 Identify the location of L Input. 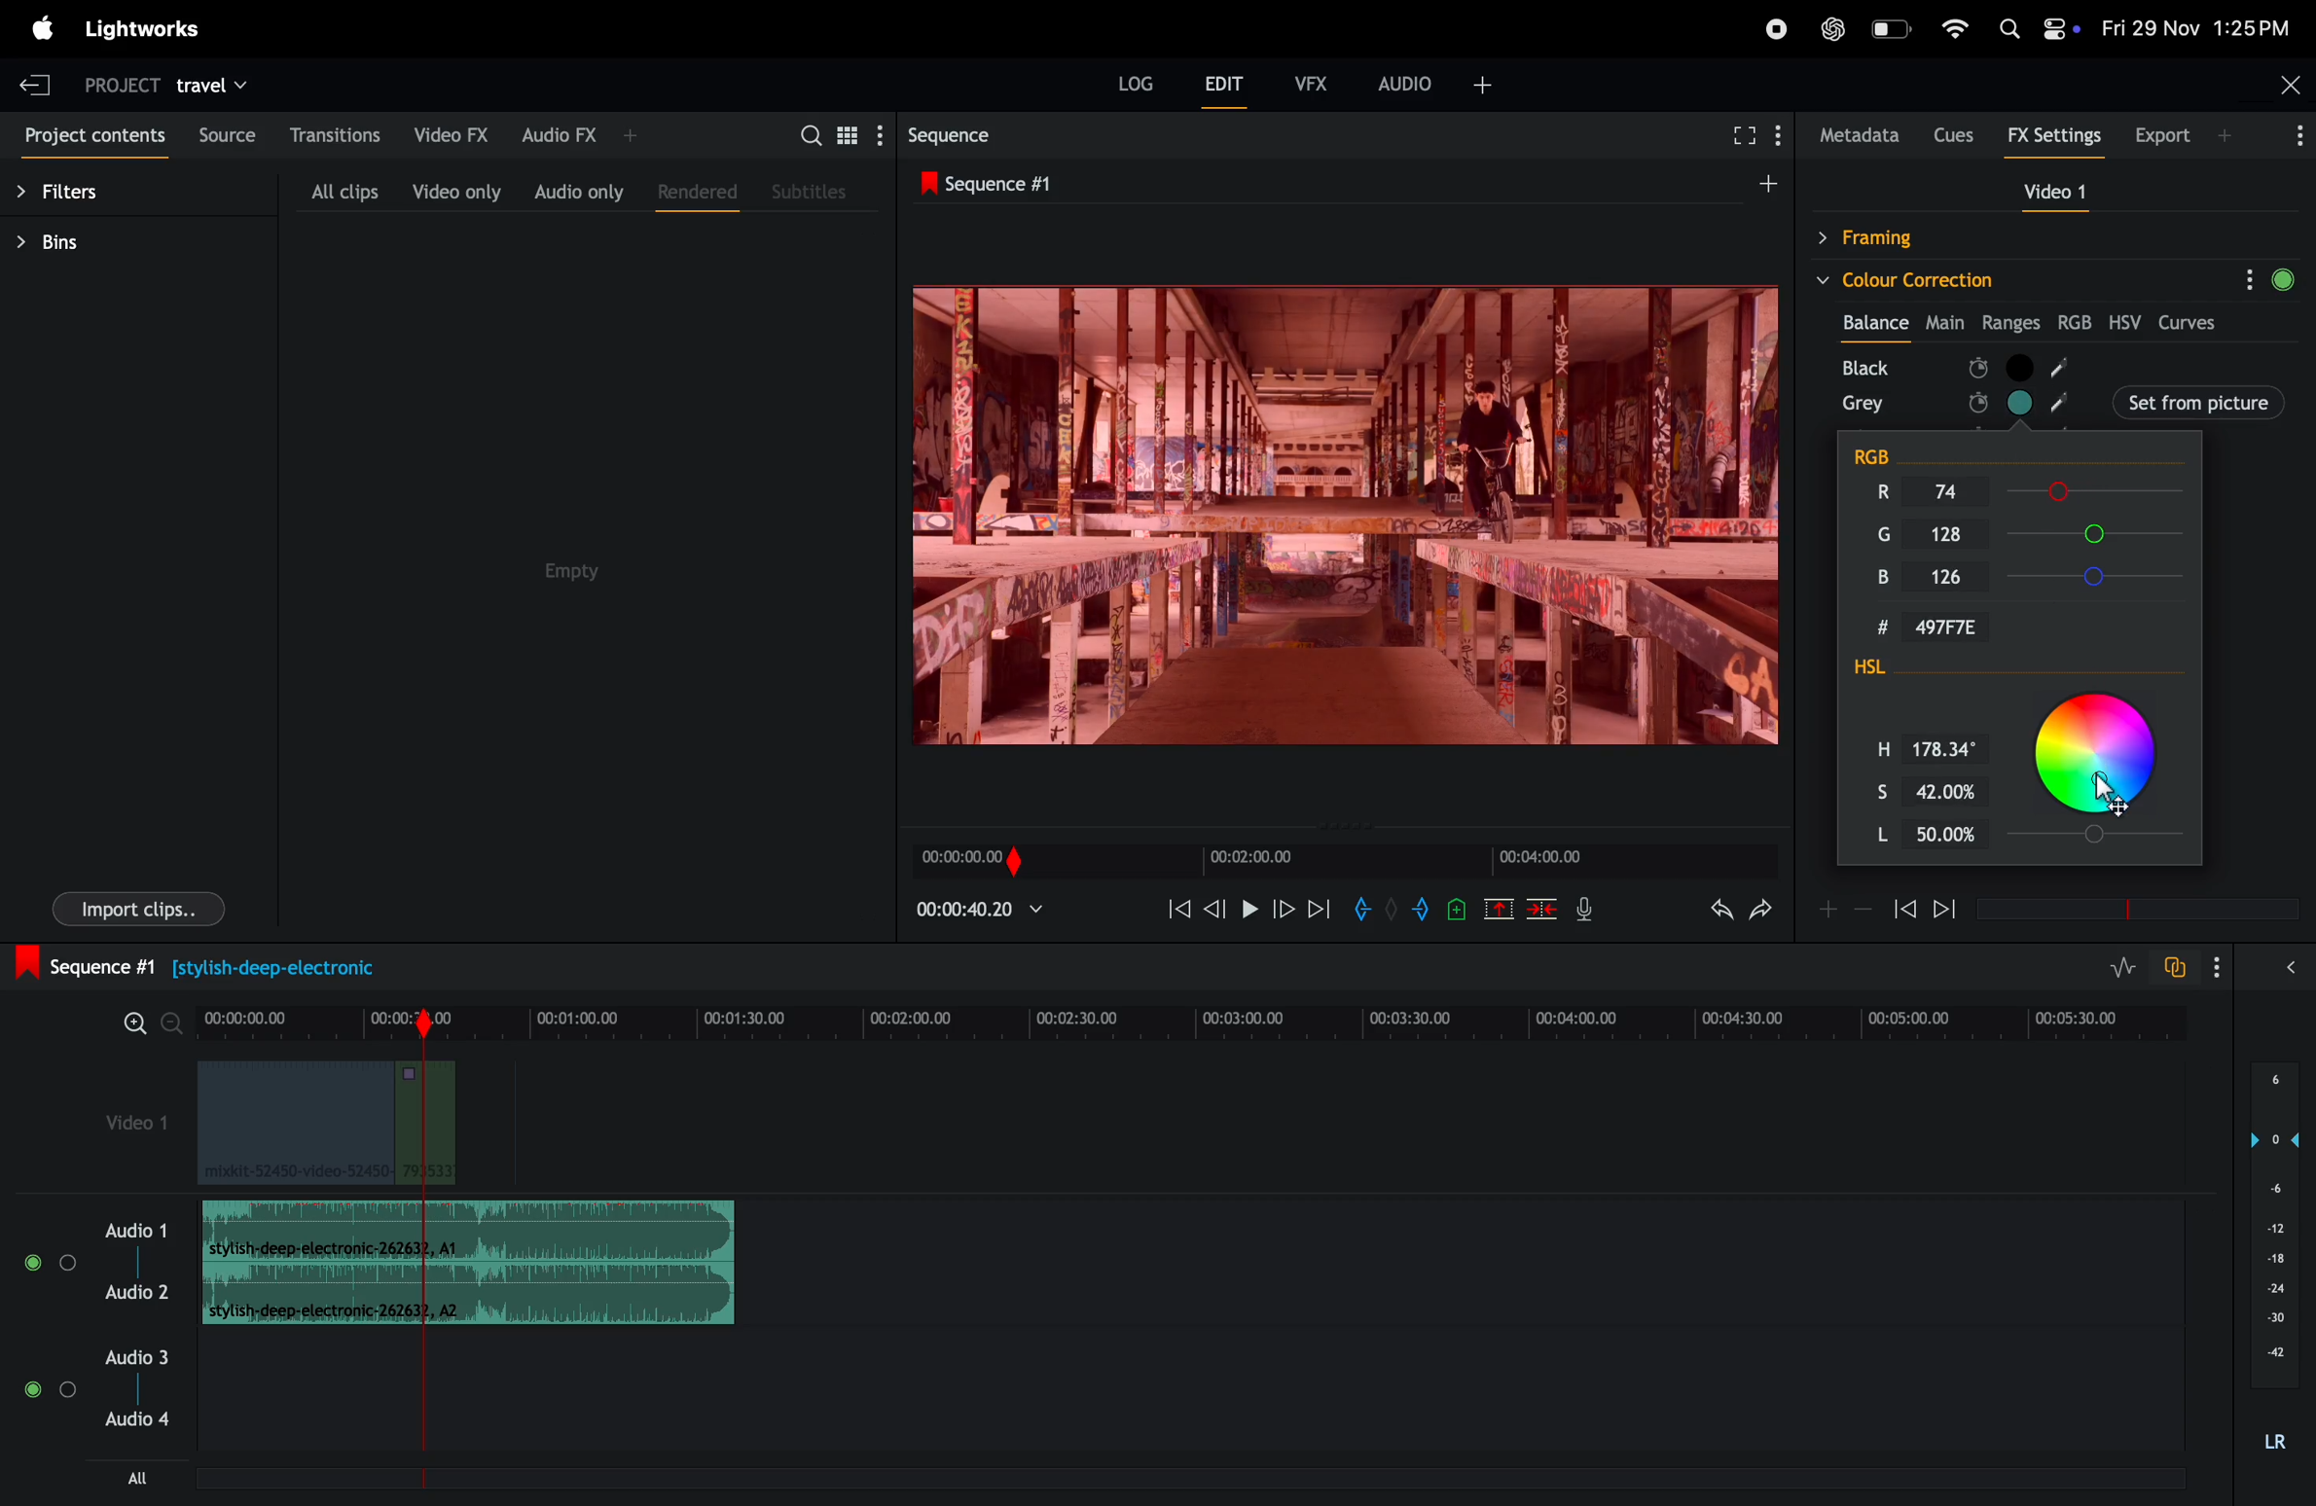
(1949, 836).